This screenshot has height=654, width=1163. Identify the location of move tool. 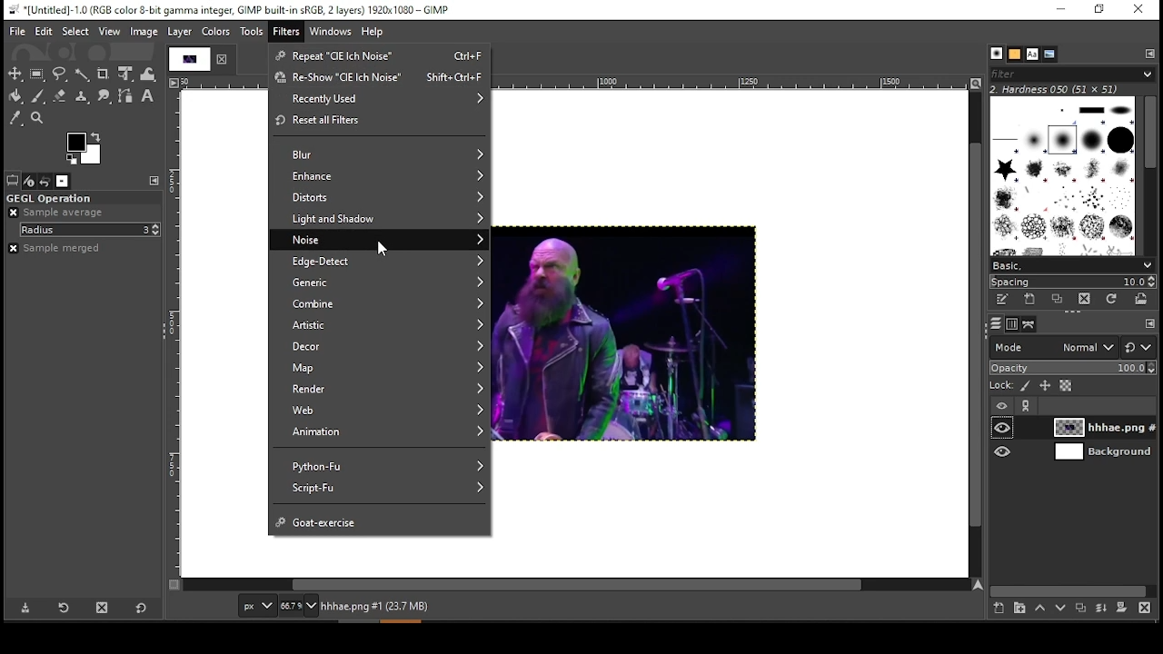
(15, 74).